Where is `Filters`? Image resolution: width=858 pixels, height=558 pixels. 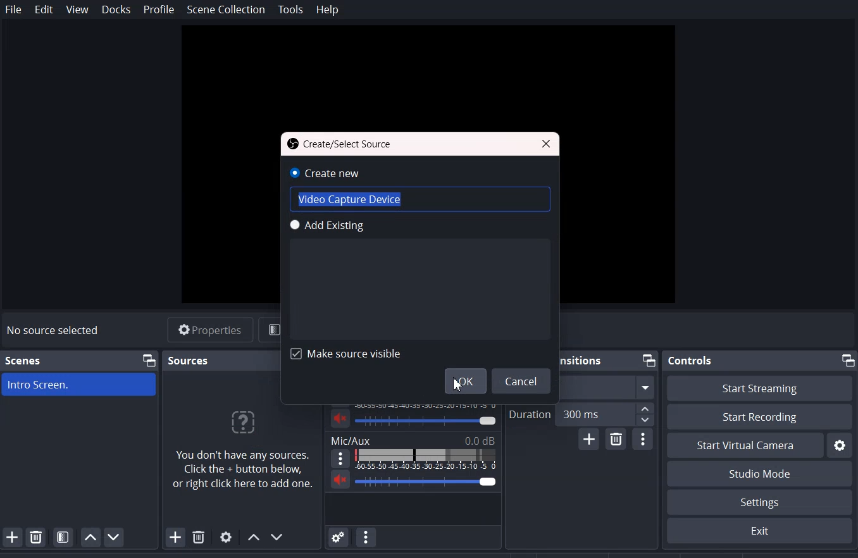 Filters is located at coordinates (271, 330).